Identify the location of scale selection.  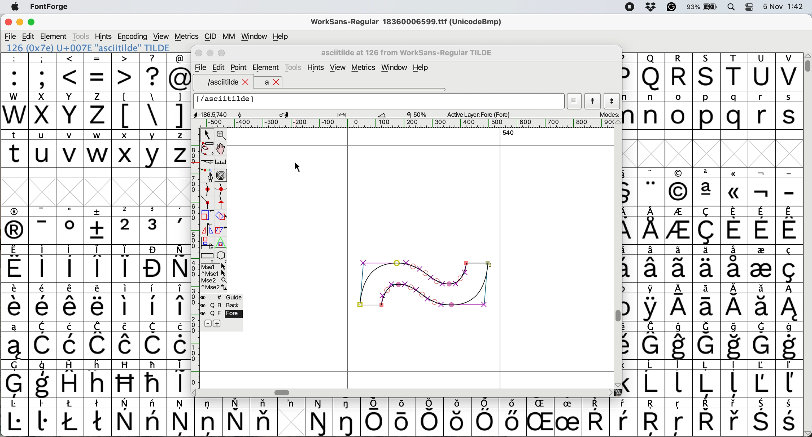
(208, 215).